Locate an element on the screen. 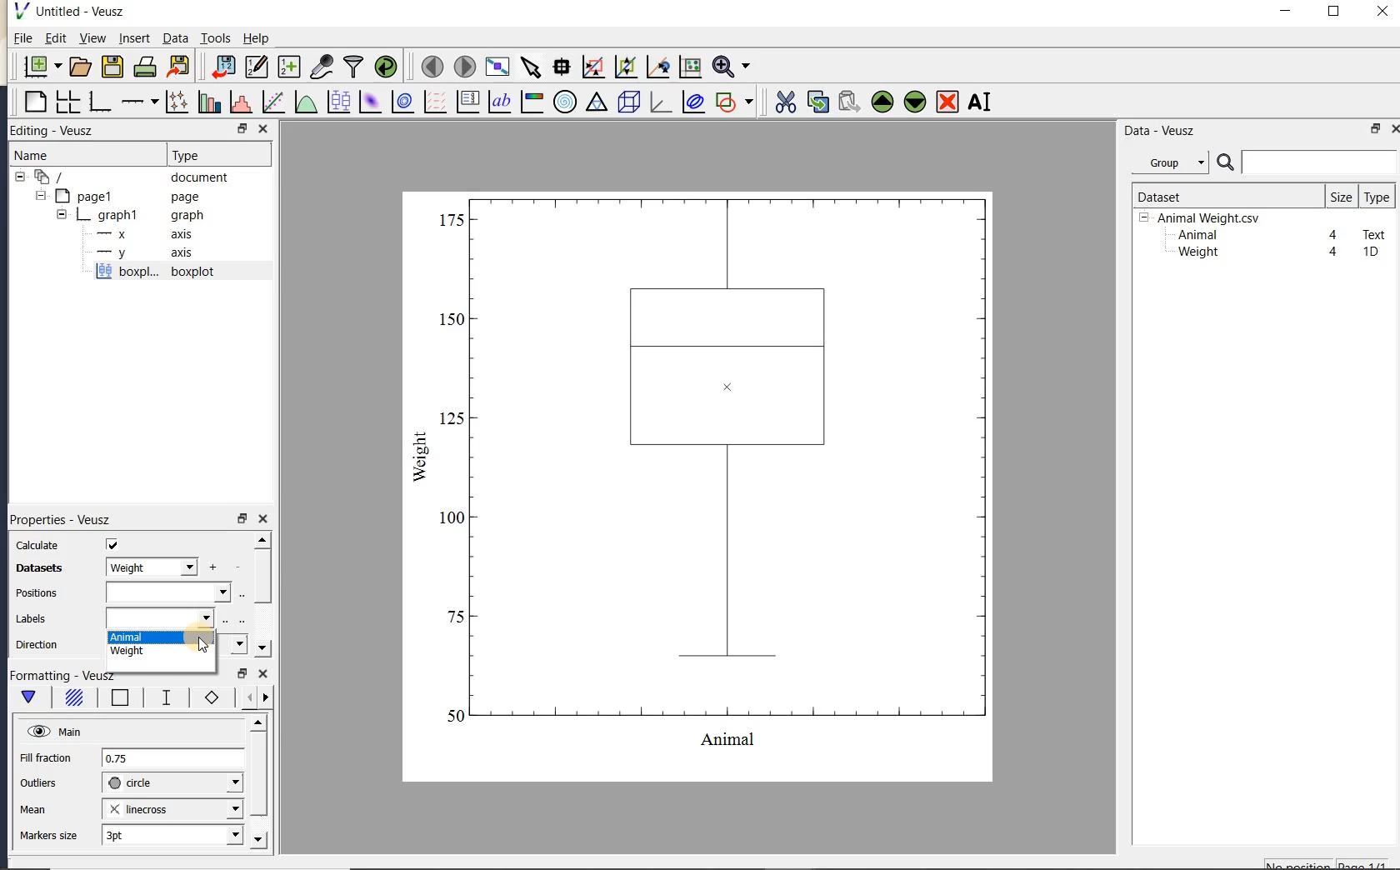  read data points on the graph is located at coordinates (561, 67).